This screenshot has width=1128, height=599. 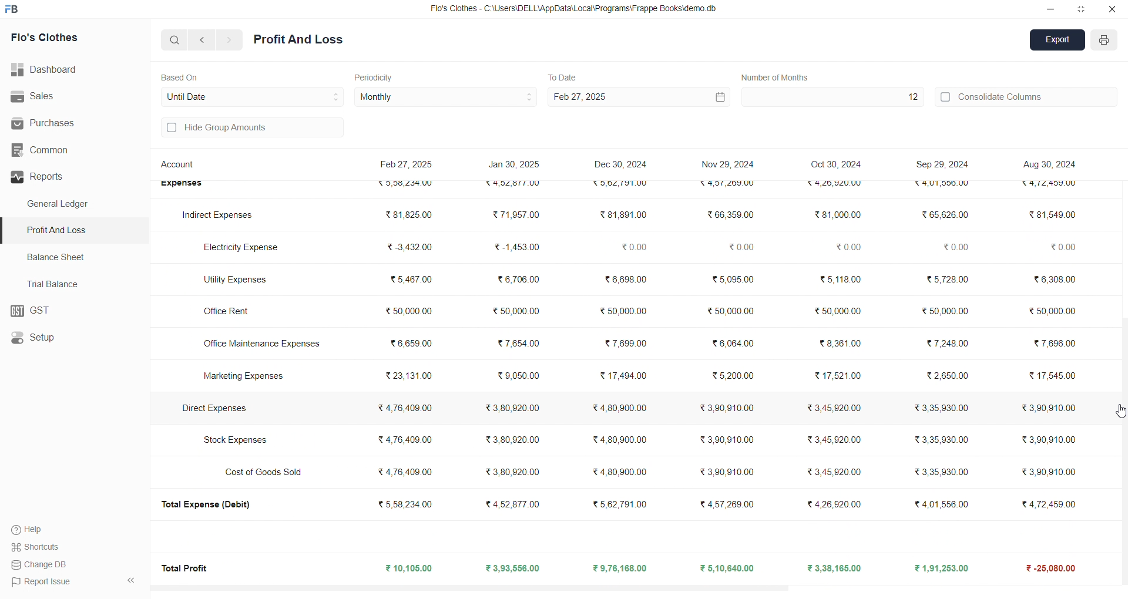 I want to click on ₹5,62,791.00, so click(x=621, y=504).